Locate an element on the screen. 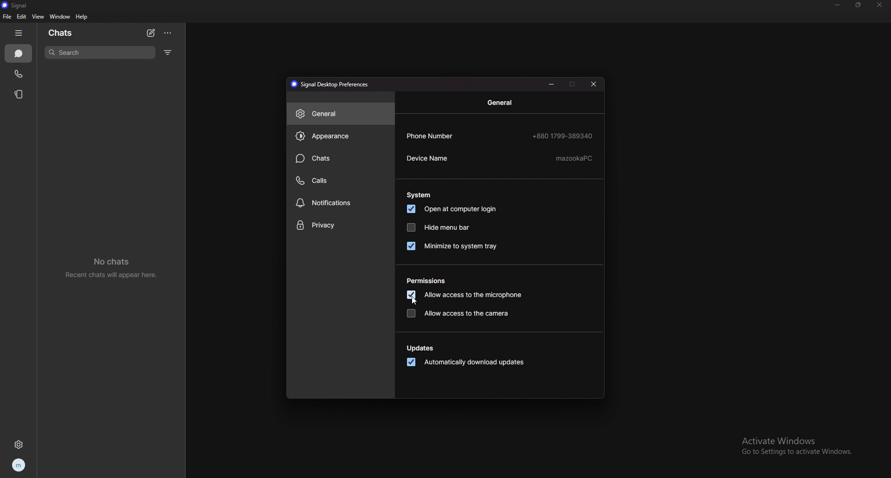  close is located at coordinates (593, 84).